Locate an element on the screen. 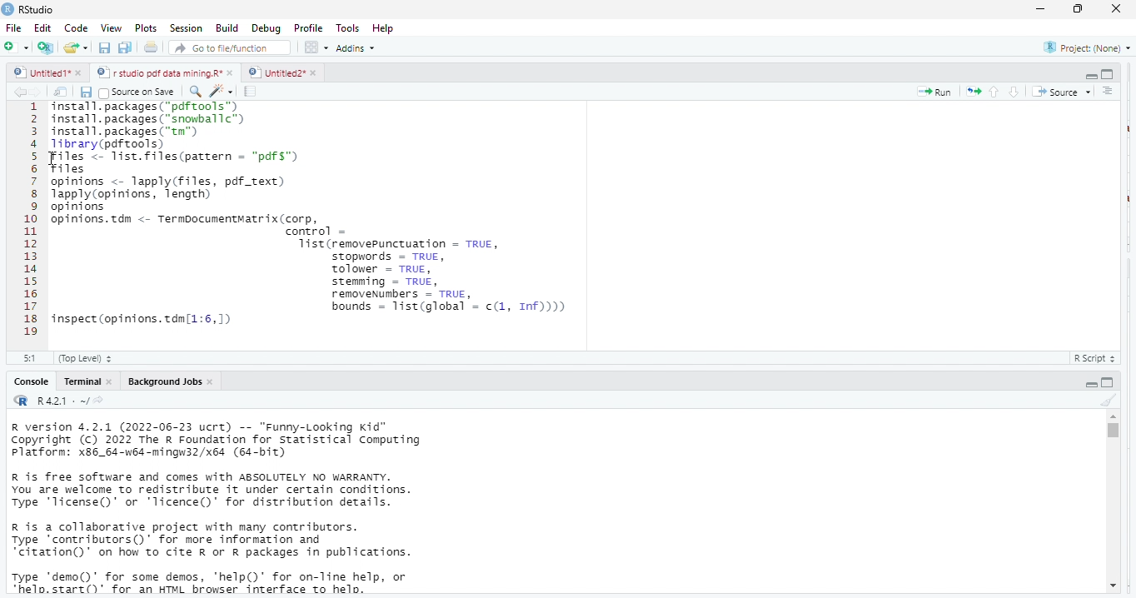  R version 4.2.1 (2022-06-23 ucrt) -- "Funny-Looking Kid™
Copyright (C) 2022 The R Foundation for Statistical Computing
Platform: x86_64-w64-mingw32/x64 (64-bit)

R is free software and comes with ABSOLUTELY NO WARRANTY.
You are welcome to redistribute it under certain conditions.
Type 'Ticense()' or 'licence()’ for distribution details.

R is a collaborative project with many contributors.

Type ‘contributors()’ for more information and

“citation()’ on how to cite R or R packages in publications.
Type "demo()’ for some demos, 'help()' for on-line help, or
"helo.start()" for an HTML browser interface to helo. is located at coordinates (242, 509).